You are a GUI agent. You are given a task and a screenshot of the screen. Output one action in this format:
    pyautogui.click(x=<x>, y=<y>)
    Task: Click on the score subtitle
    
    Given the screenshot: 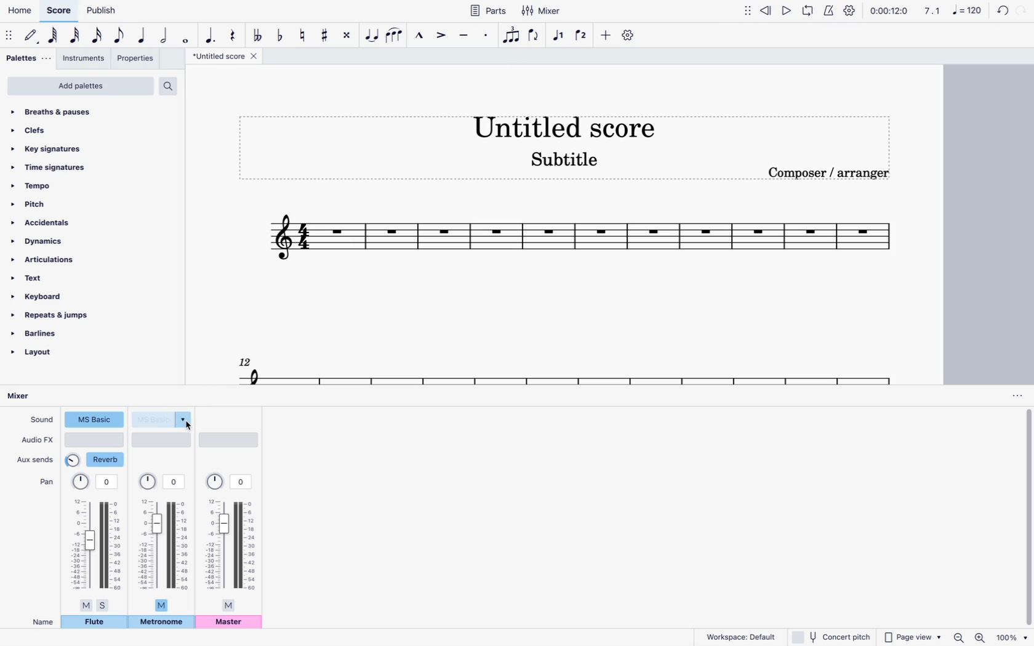 What is the action you would take?
    pyautogui.click(x=571, y=159)
    